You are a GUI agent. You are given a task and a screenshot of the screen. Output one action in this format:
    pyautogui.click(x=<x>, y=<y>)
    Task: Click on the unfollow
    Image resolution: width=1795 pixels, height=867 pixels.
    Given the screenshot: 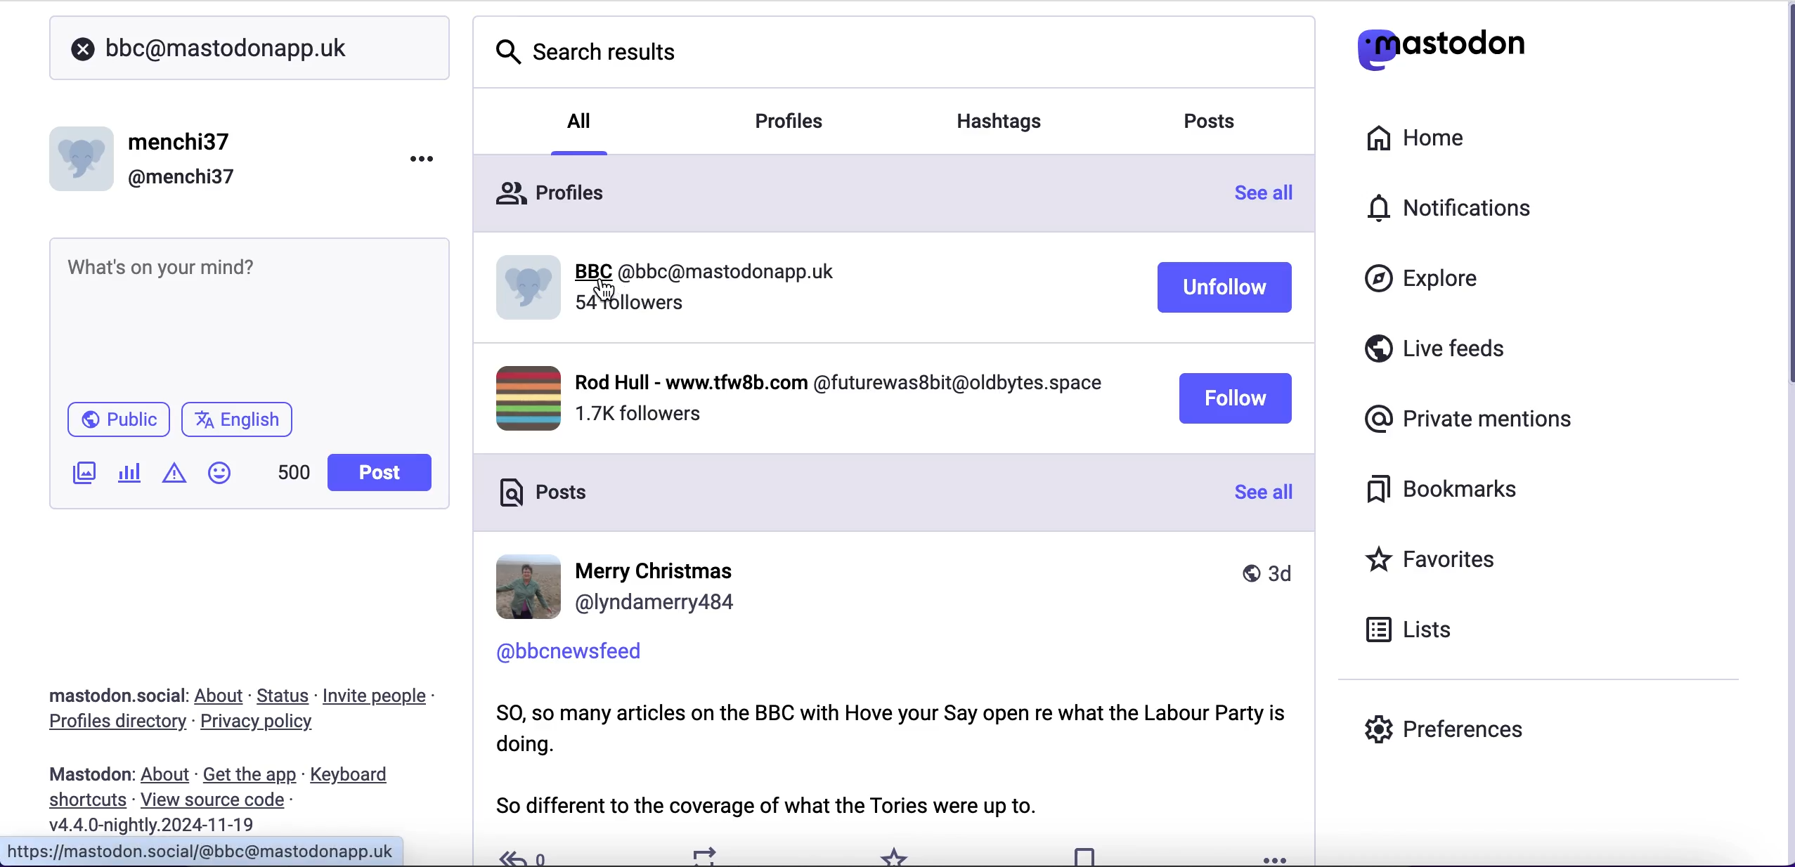 What is the action you would take?
    pyautogui.click(x=1225, y=287)
    